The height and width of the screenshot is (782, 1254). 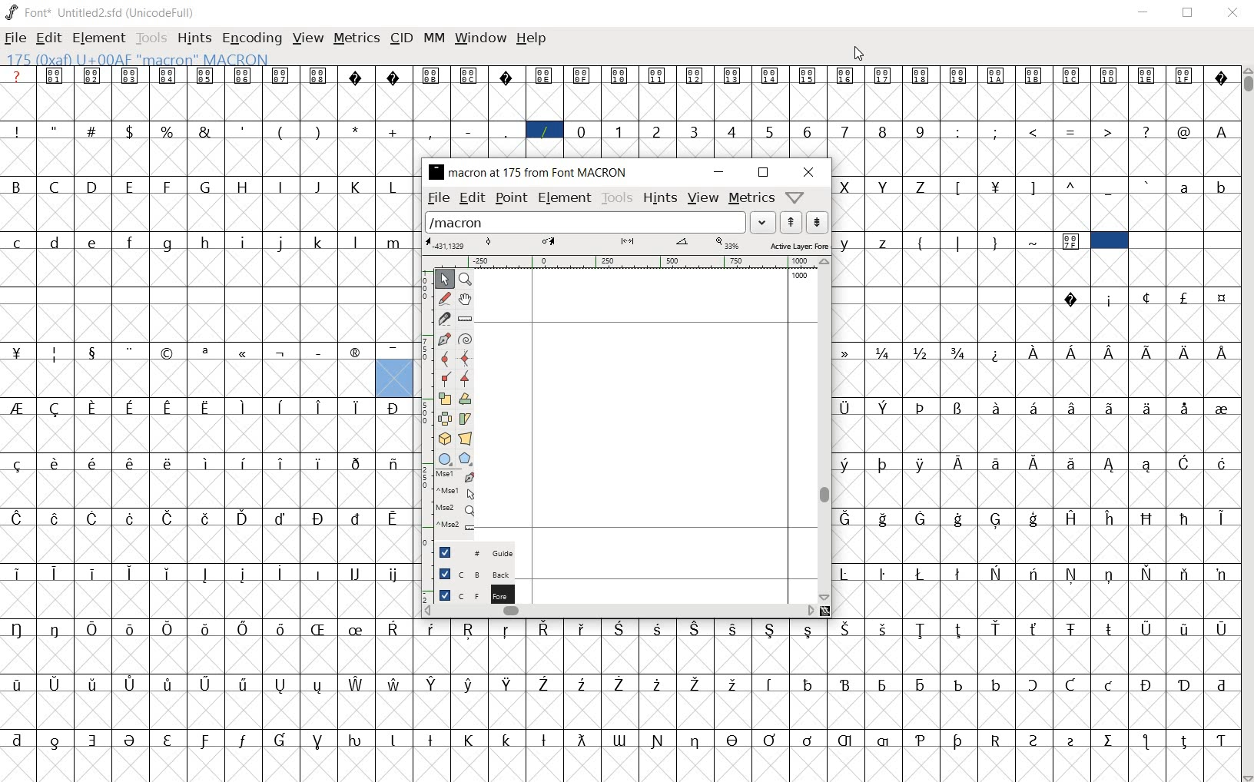 What do you see at coordinates (206, 351) in the screenshot?
I see `Symbol` at bounding box center [206, 351].